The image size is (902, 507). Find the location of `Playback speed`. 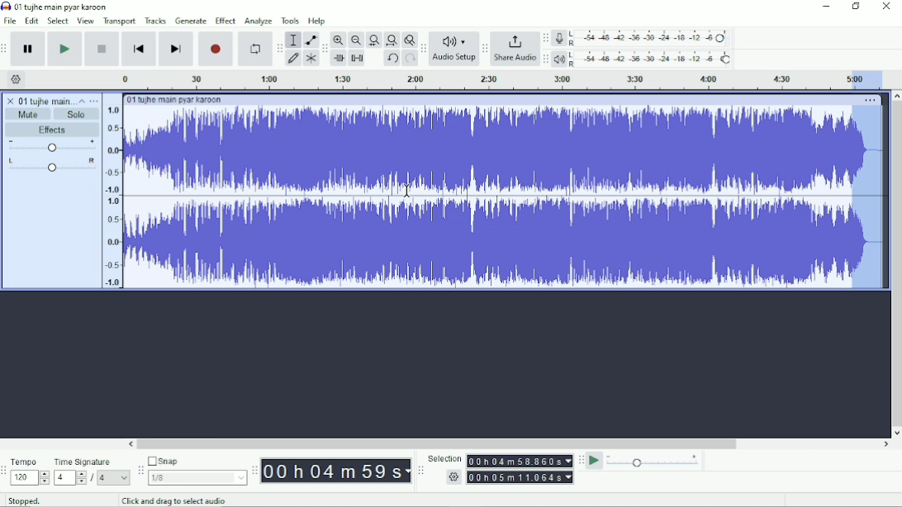

Playback speed is located at coordinates (656, 461).